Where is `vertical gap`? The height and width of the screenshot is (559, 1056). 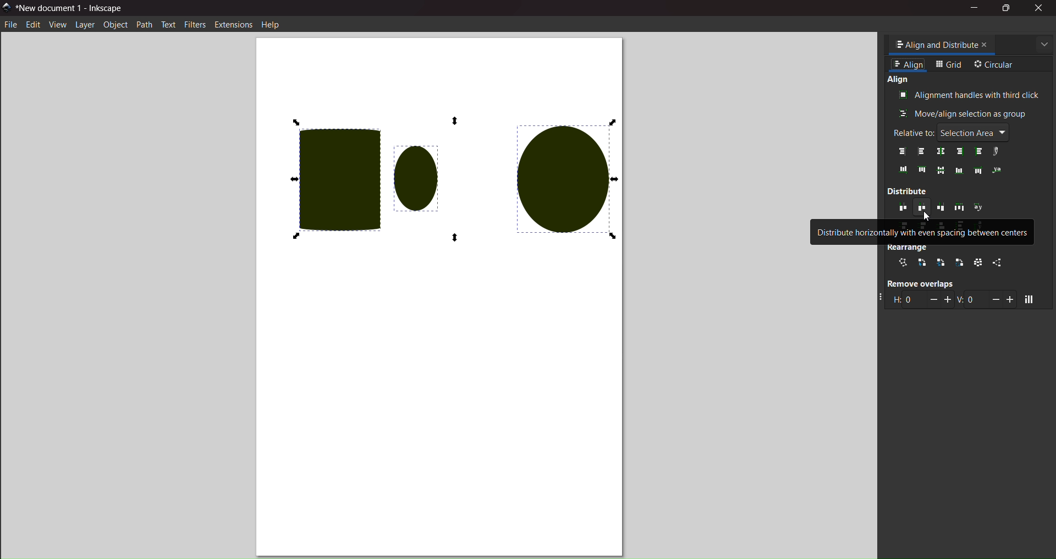
vertical gap is located at coordinates (987, 299).